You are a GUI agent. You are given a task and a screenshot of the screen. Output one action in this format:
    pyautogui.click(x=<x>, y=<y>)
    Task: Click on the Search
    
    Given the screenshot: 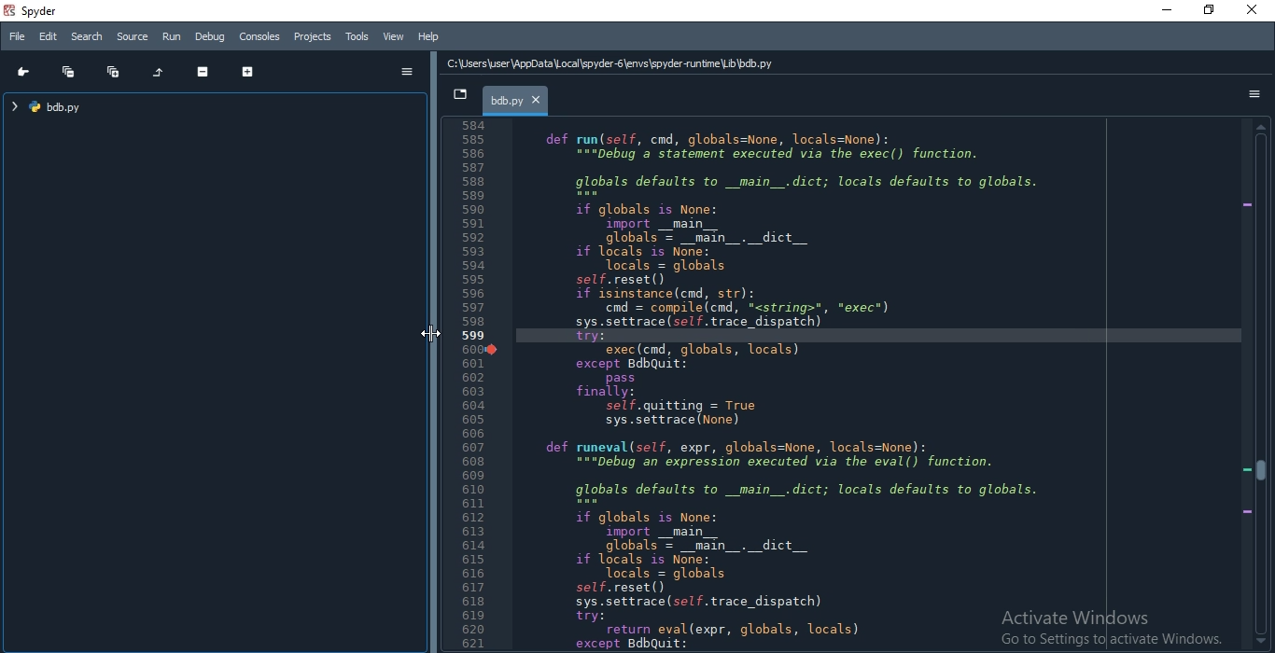 What is the action you would take?
    pyautogui.click(x=88, y=36)
    